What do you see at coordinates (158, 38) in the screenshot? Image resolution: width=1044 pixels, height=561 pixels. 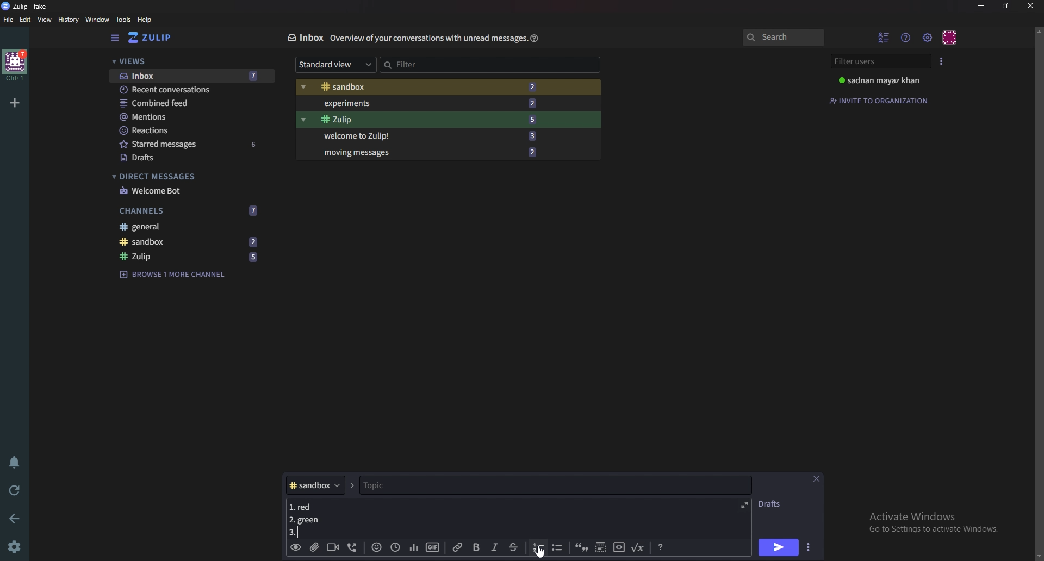 I see `Home view` at bounding box center [158, 38].